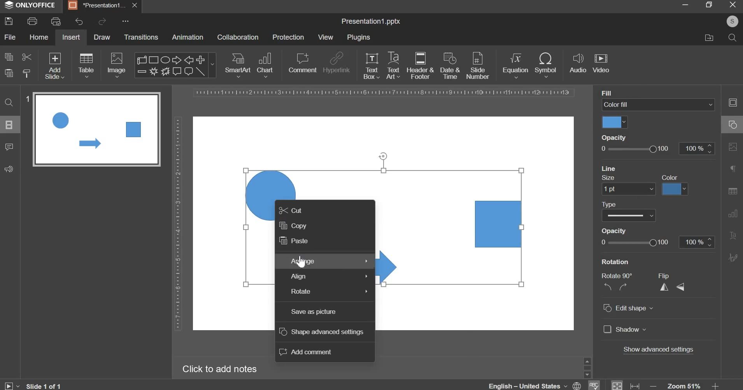 This screenshot has width=743, height=390. Describe the element at coordinates (619, 276) in the screenshot. I see `Rotate 90°` at that location.